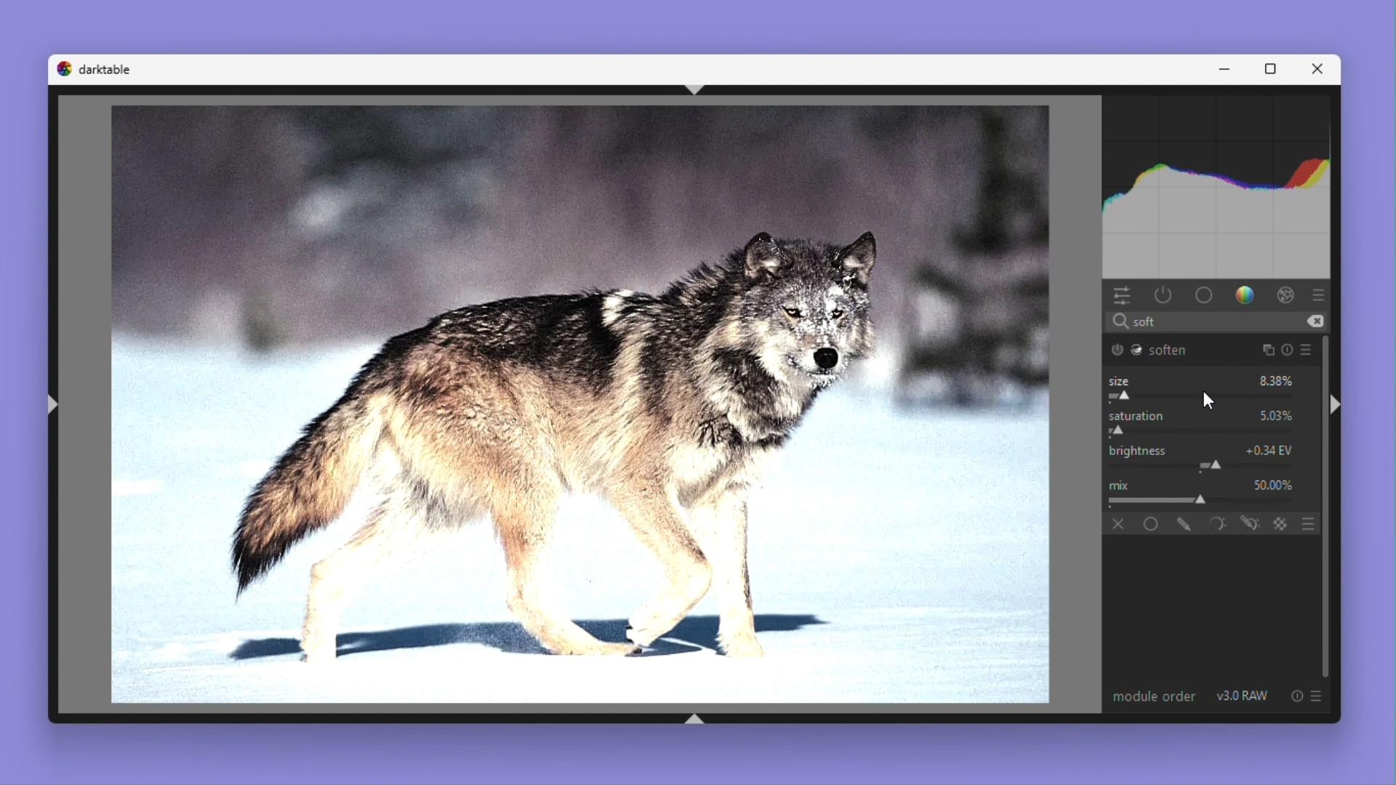 The image size is (1396, 785). Describe the element at coordinates (1281, 523) in the screenshot. I see `raster mask` at that location.